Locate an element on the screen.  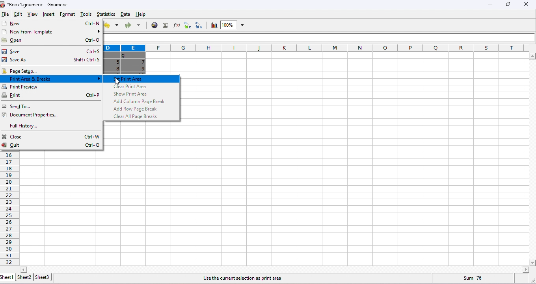
view is located at coordinates (32, 15).